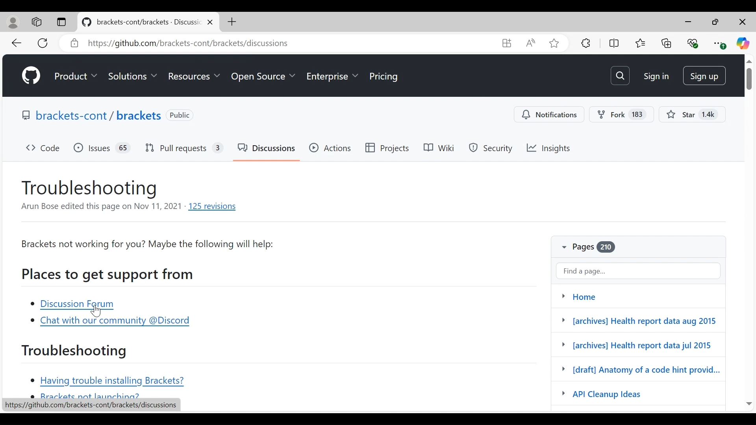 The image size is (756, 425). What do you see at coordinates (231, 21) in the screenshot?
I see `Add New Tab` at bounding box center [231, 21].